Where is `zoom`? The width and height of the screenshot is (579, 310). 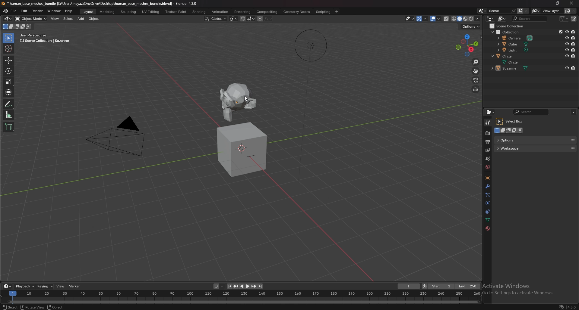
zoom is located at coordinates (476, 62).